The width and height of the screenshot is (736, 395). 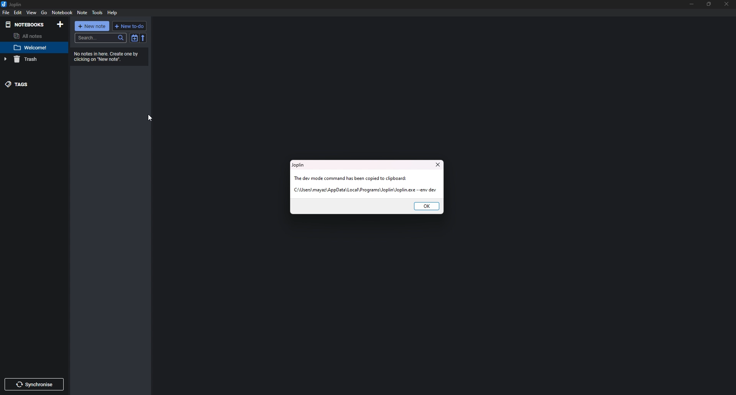 What do you see at coordinates (18, 12) in the screenshot?
I see `edit` at bounding box center [18, 12].